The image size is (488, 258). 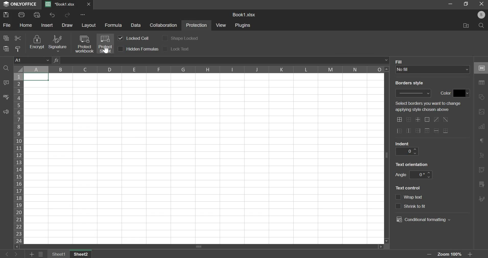 What do you see at coordinates (451, 254) in the screenshot?
I see `Zoom 100%` at bounding box center [451, 254].